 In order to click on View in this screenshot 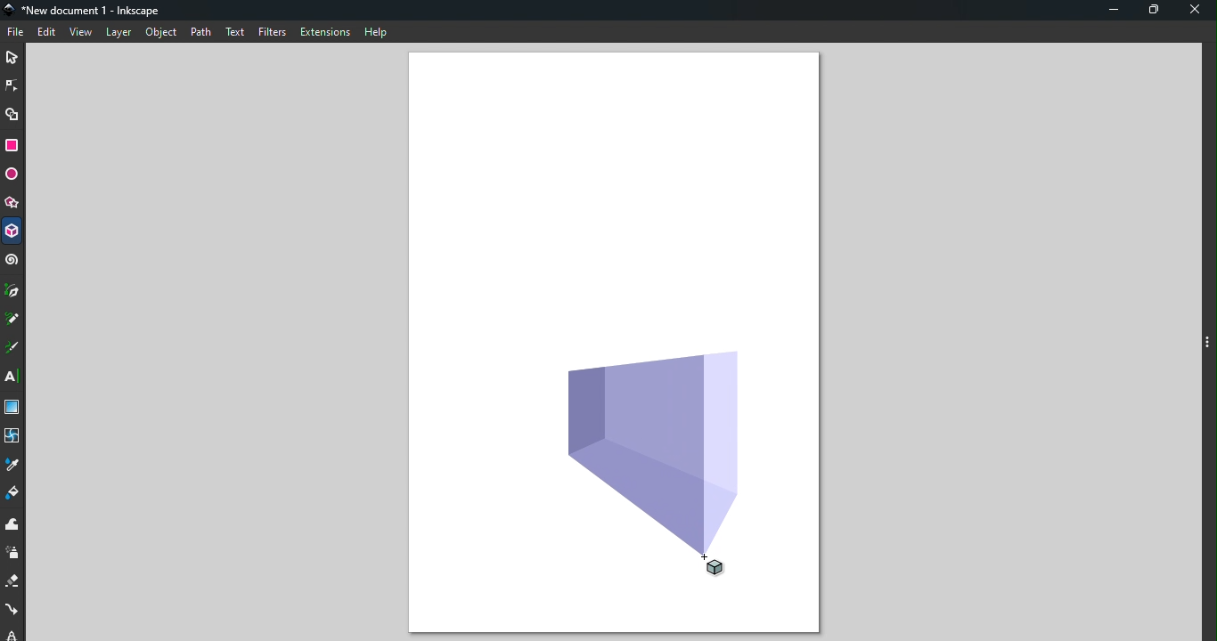, I will do `click(81, 32)`.